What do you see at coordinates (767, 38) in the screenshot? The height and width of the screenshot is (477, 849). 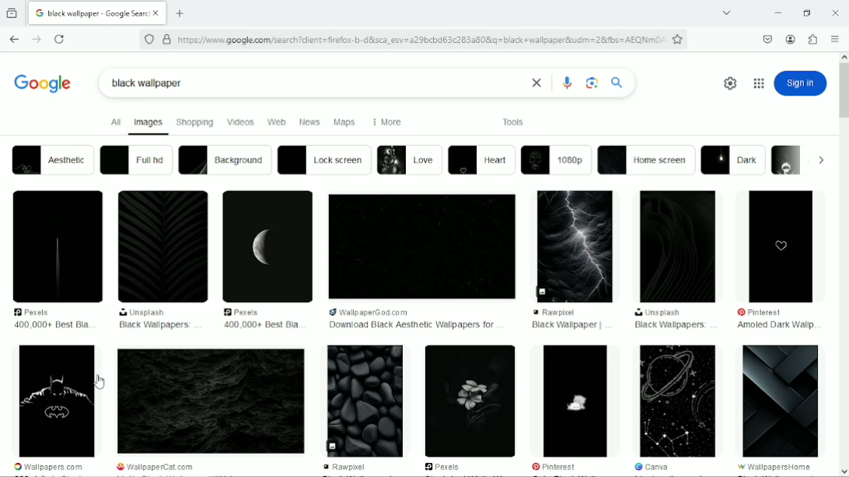 I see `save to pocket` at bounding box center [767, 38].